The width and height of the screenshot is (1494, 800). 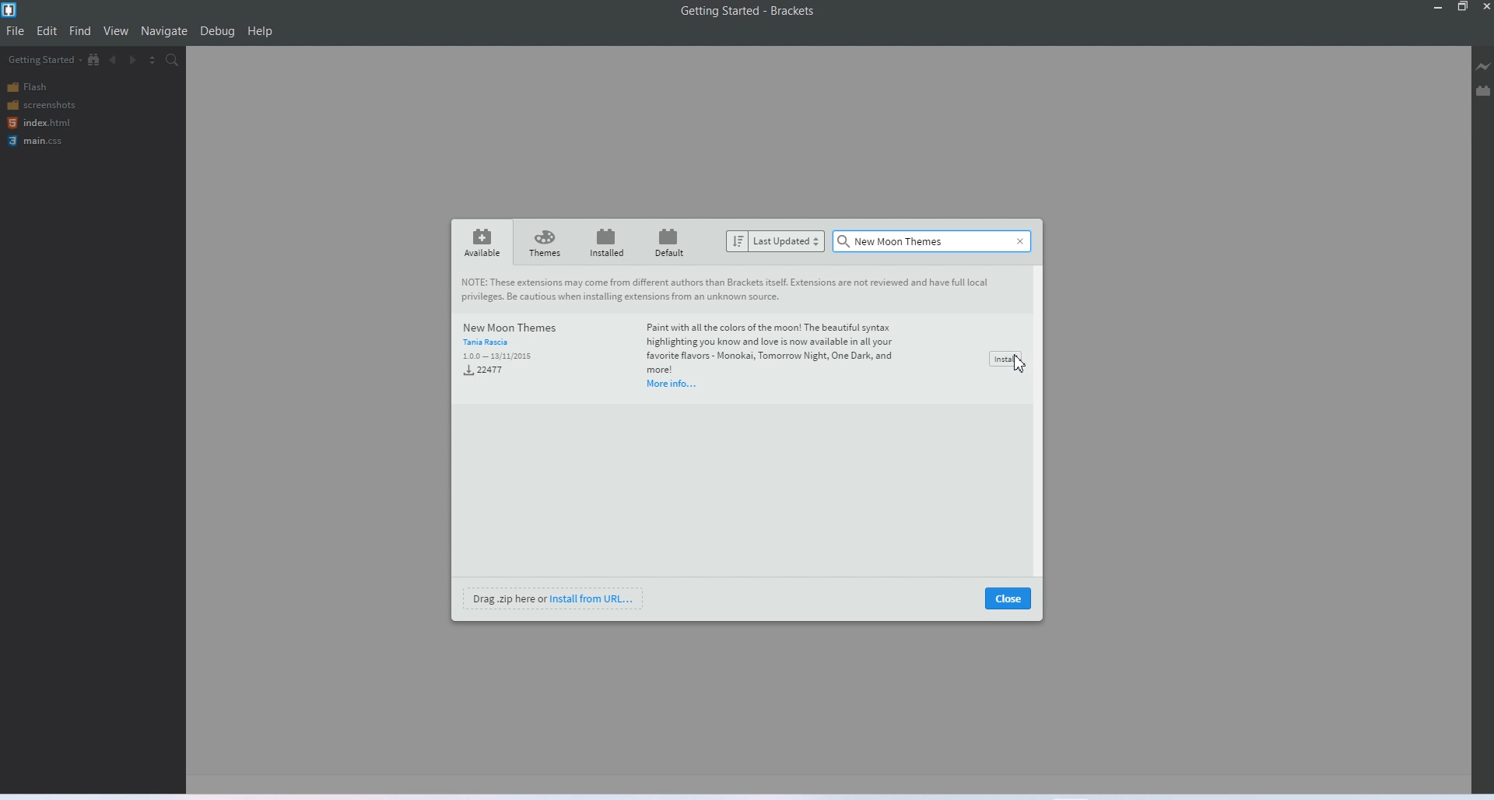 What do you see at coordinates (1020, 241) in the screenshot?
I see `Close` at bounding box center [1020, 241].